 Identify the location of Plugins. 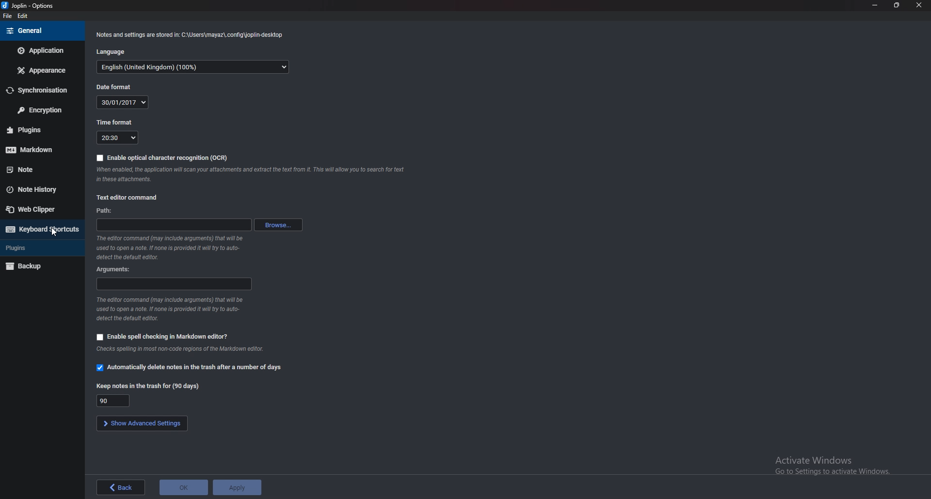
(35, 130).